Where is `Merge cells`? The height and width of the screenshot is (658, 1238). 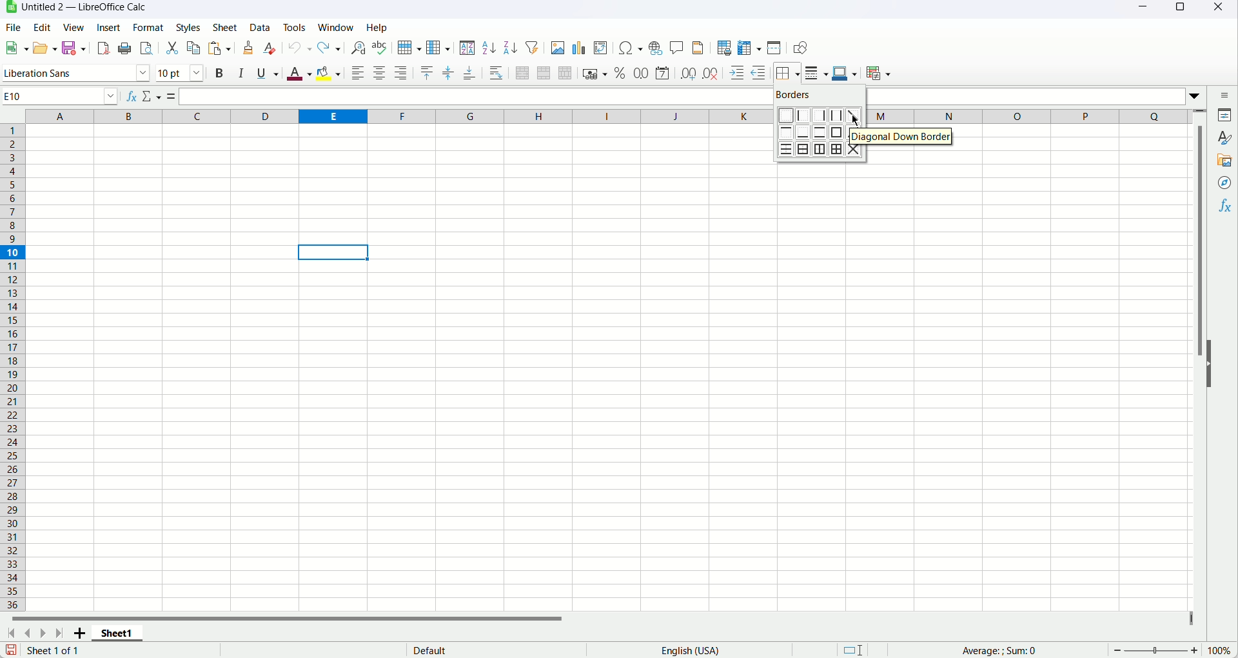 Merge cells is located at coordinates (545, 73).